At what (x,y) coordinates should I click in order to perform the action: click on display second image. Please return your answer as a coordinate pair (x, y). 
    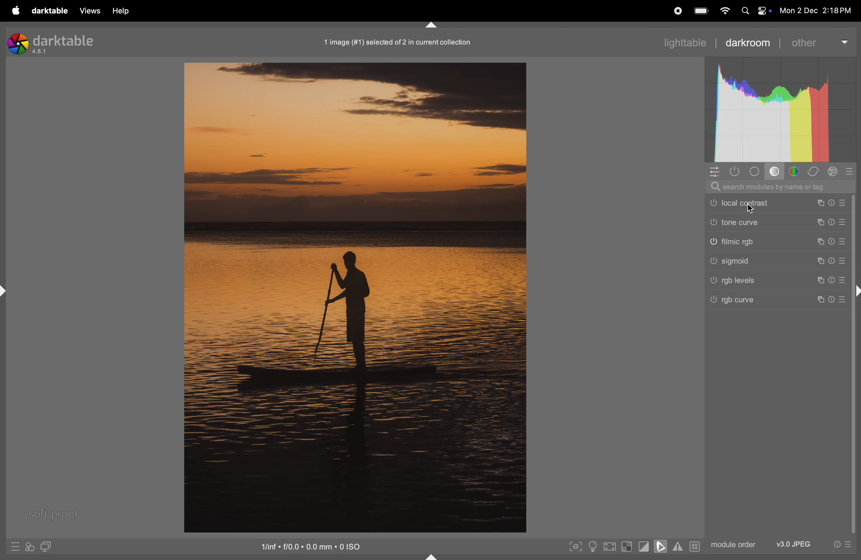
    Looking at the image, I should click on (46, 546).